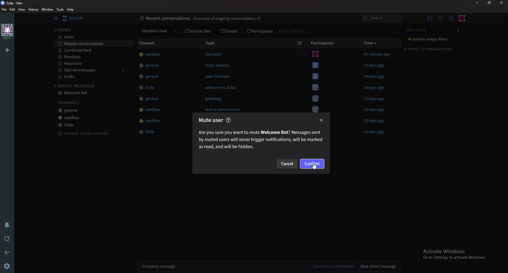 This screenshot has width=508, height=273. What do you see at coordinates (324, 43) in the screenshot?
I see `Participants` at bounding box center [324, 43].